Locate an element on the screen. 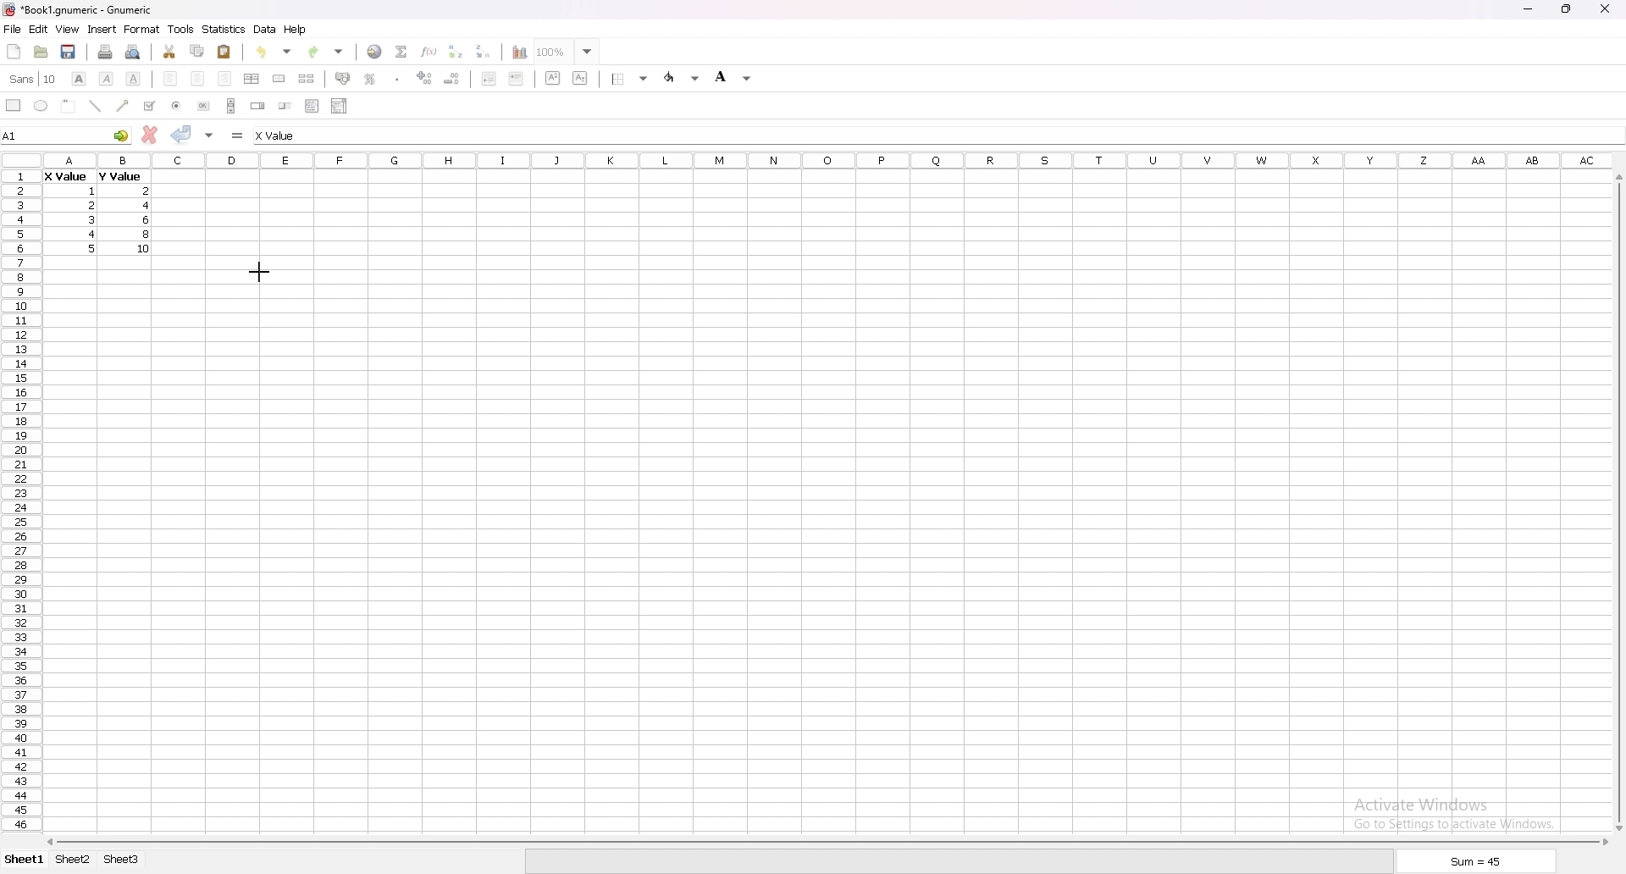 This screenshot has width=1626, height=874. border is located at coordinates (632, 78).